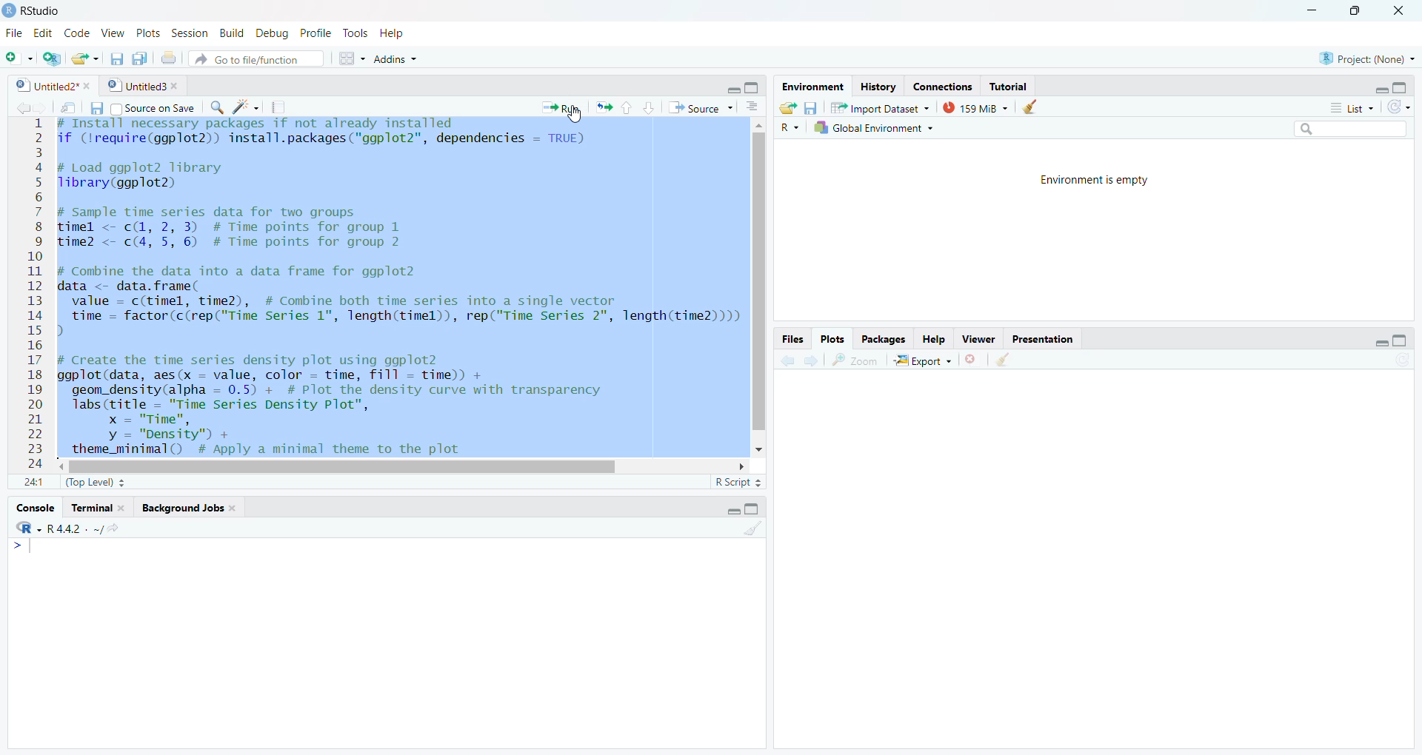 The height and width of the screenshot is (755, 1422). I want to click on Refresh, so click(1400, 108).